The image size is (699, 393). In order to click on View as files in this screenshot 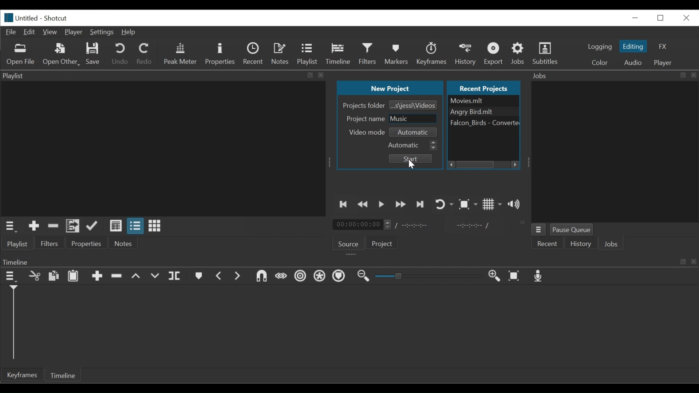, I will do `click(135, 226)`.